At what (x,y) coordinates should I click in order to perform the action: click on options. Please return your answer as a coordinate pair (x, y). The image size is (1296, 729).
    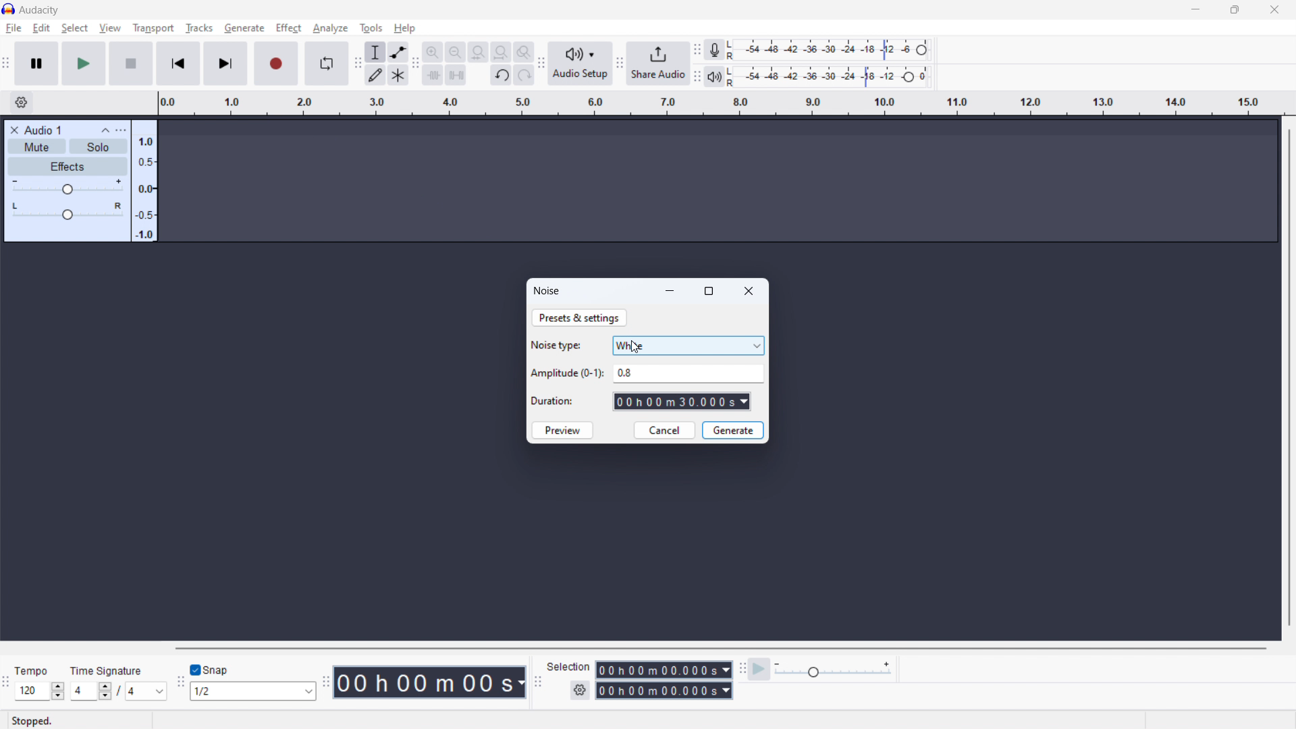
    Looking at the image, I should click on (120, 130).